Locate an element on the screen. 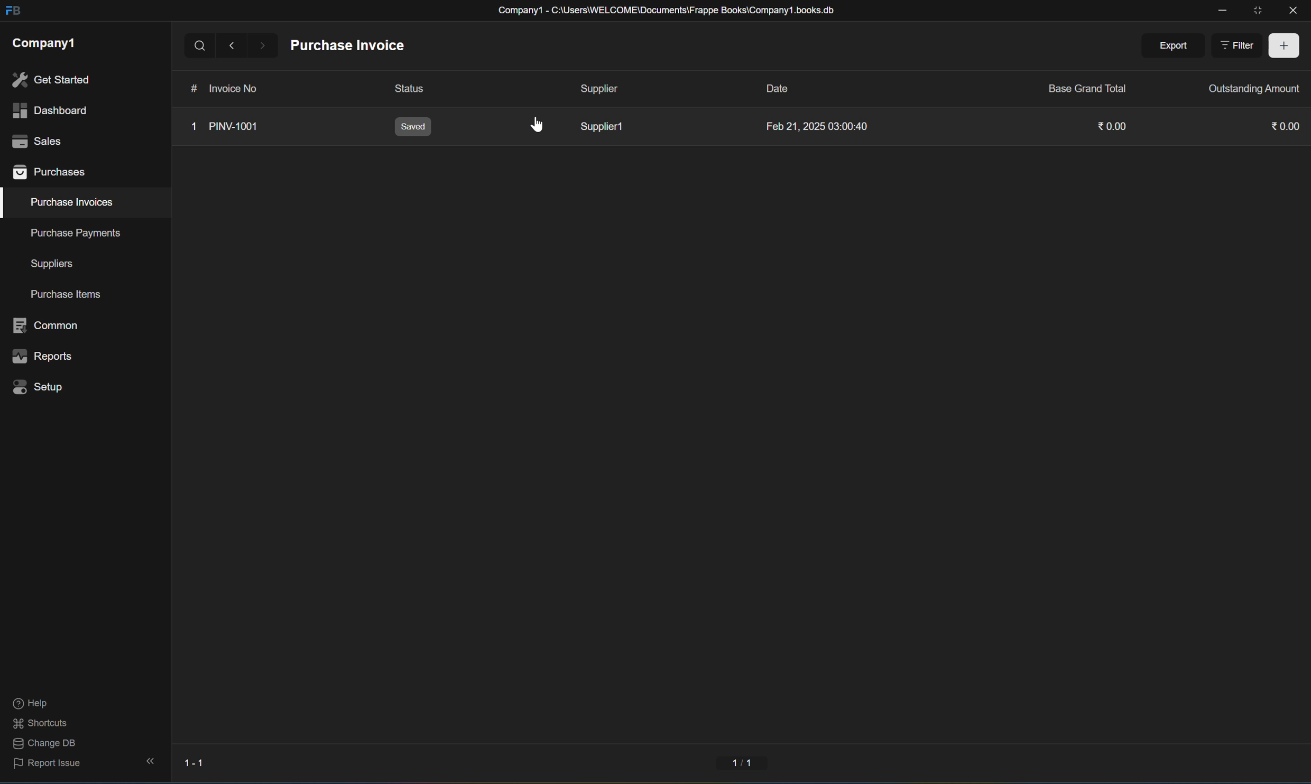 This screenshot has height=784, width=1311. purchase items is located at coordinates (68, 295).